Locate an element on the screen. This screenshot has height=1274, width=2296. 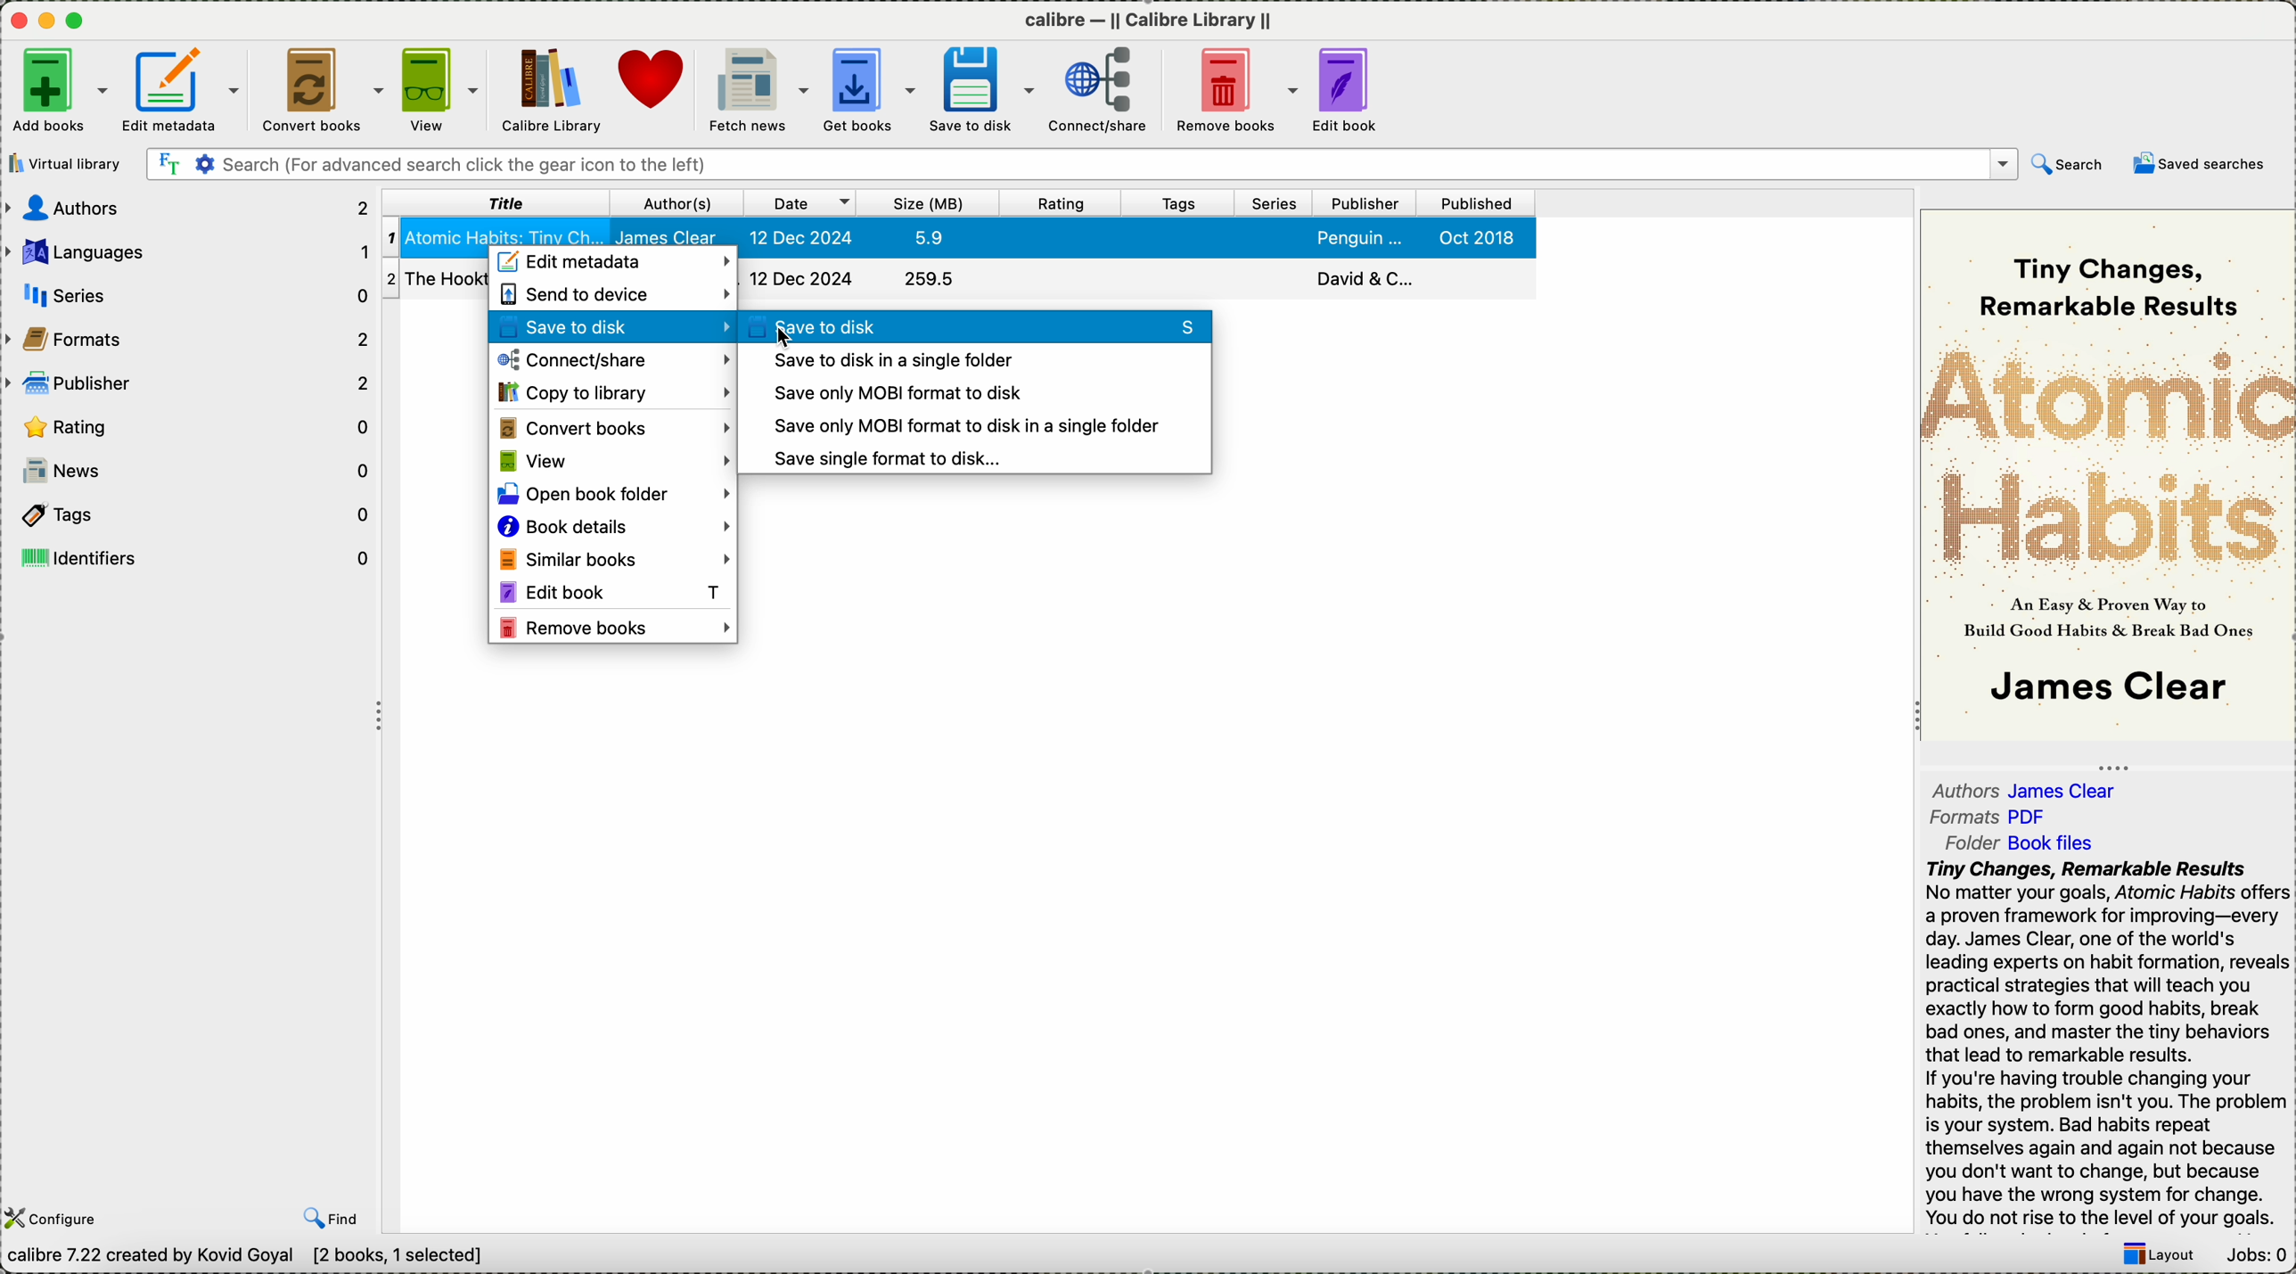
folder is located at coordinates (2025, 843).